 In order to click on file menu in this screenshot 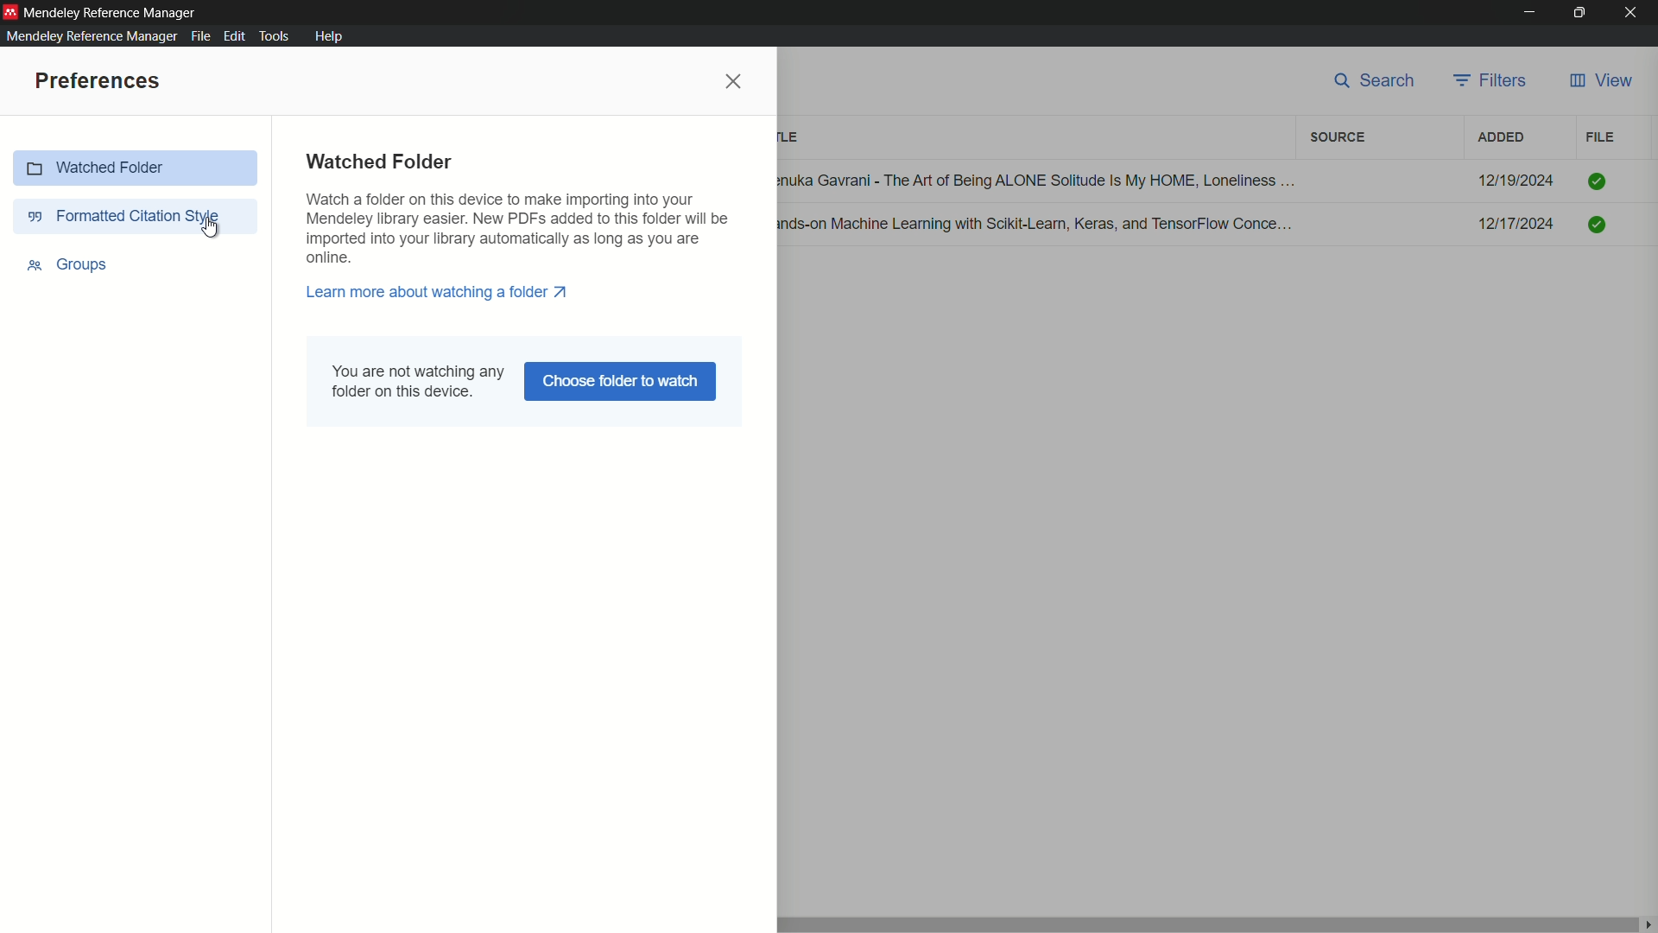, I will do `click(201, 37)`.